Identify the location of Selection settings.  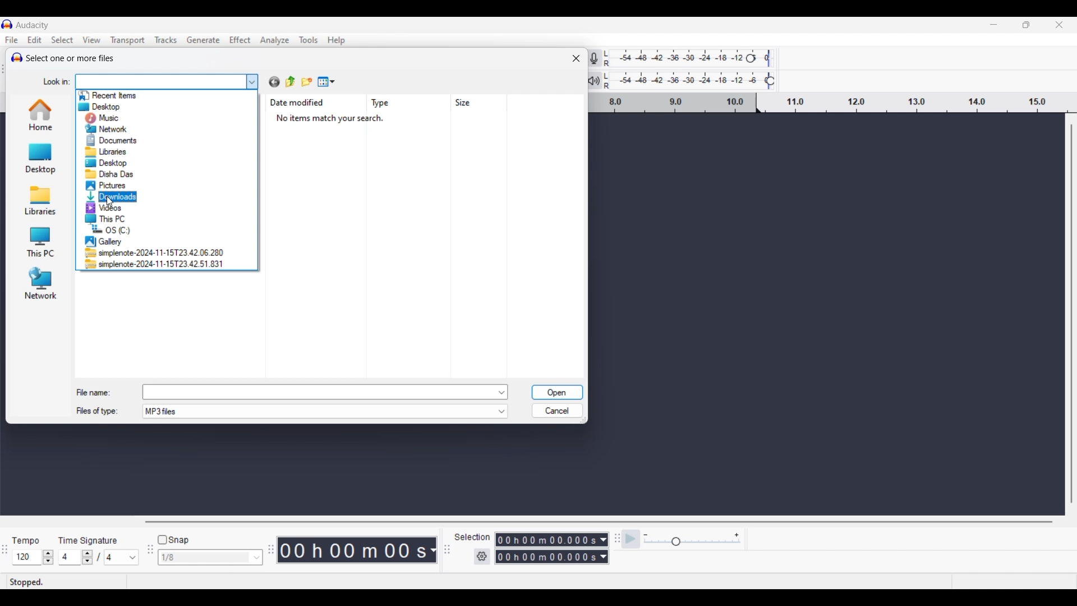
(482, 557).